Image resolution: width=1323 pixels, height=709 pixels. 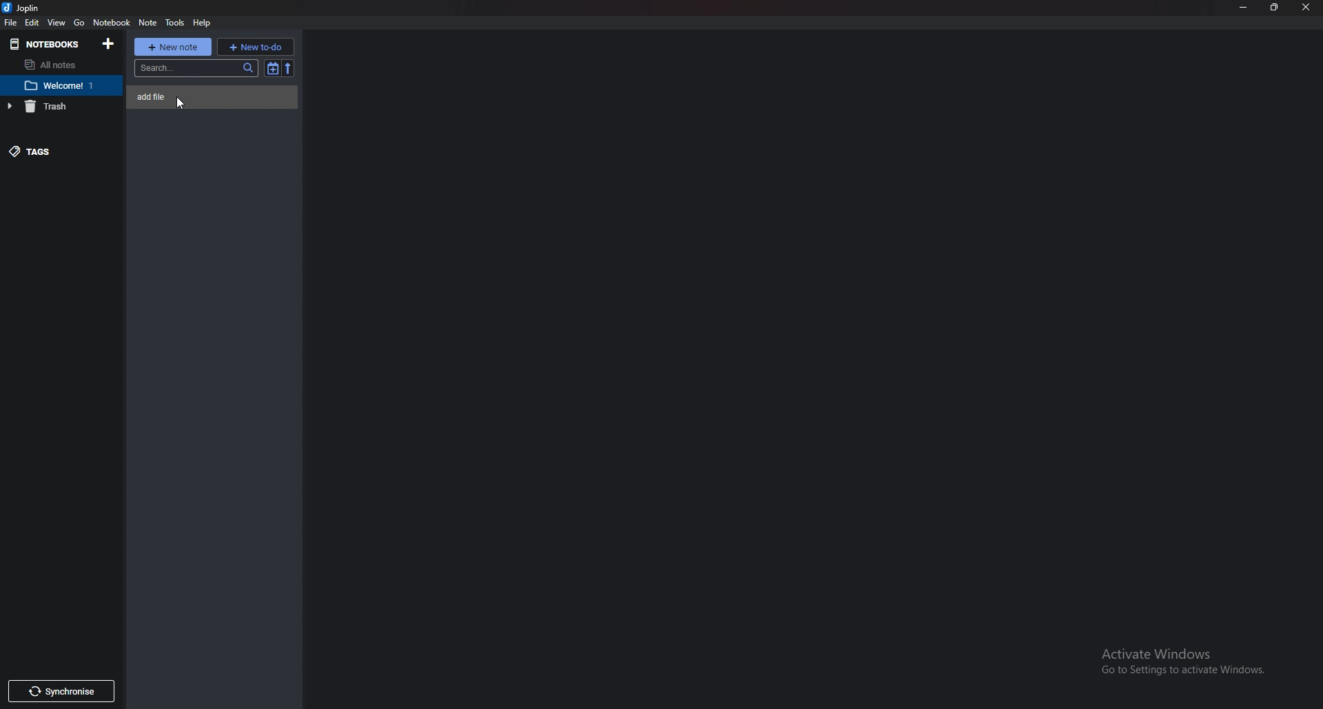 What do you see at coordinates (62, 691) in the screenshot?
I see `Synchronize` at bounding box center [62, 691].